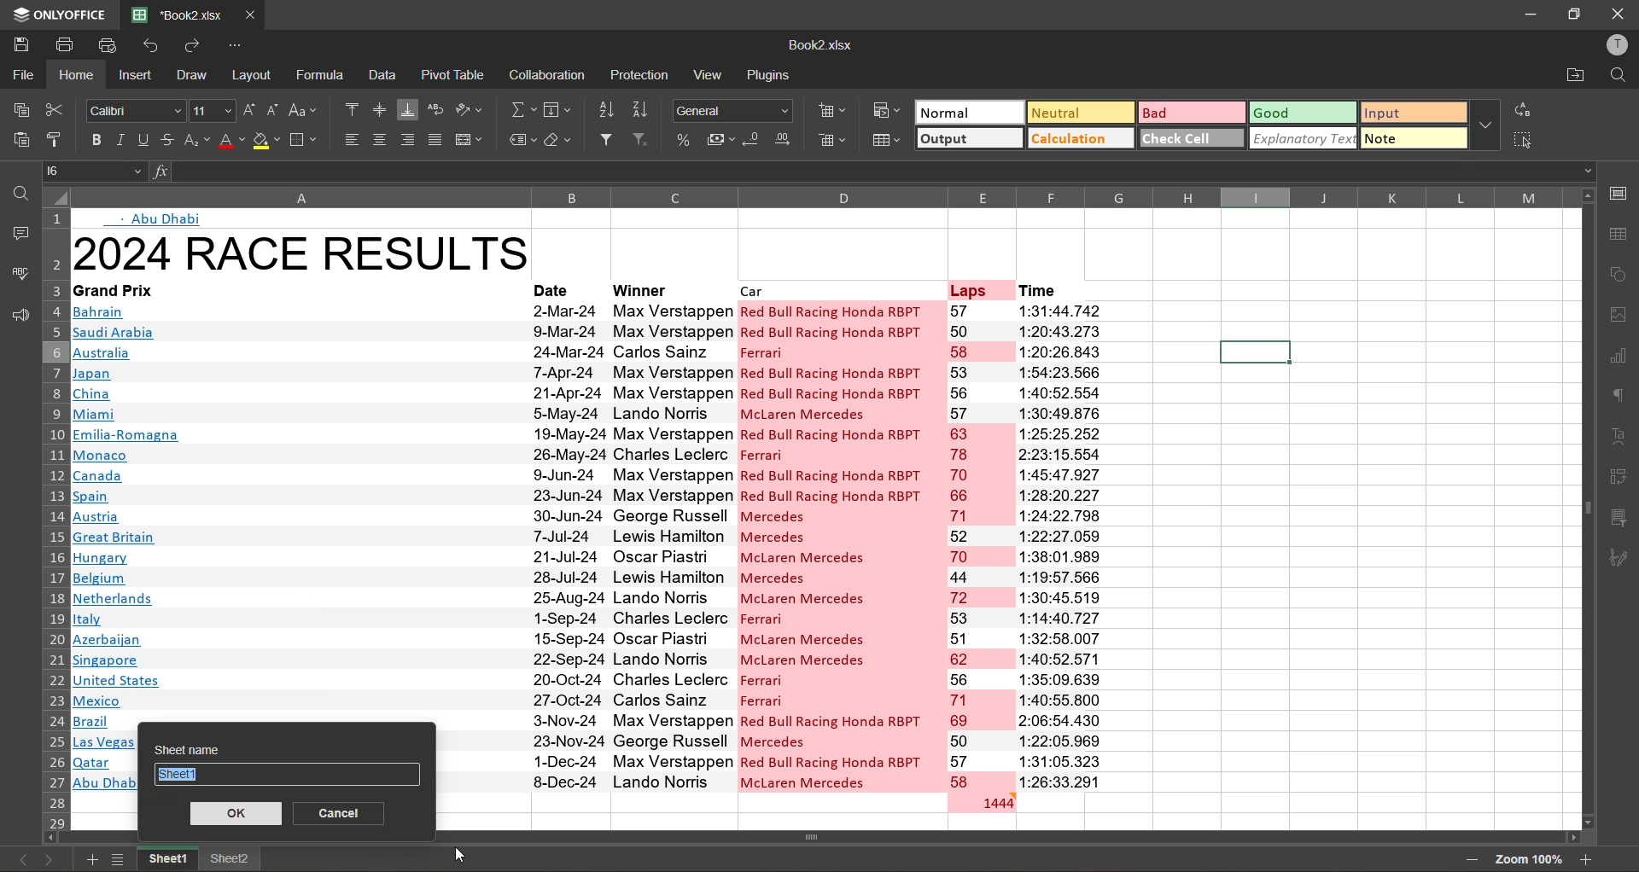  Describe the element at coordinates (1615, 77) in the screenshot. I see `find` at that location.